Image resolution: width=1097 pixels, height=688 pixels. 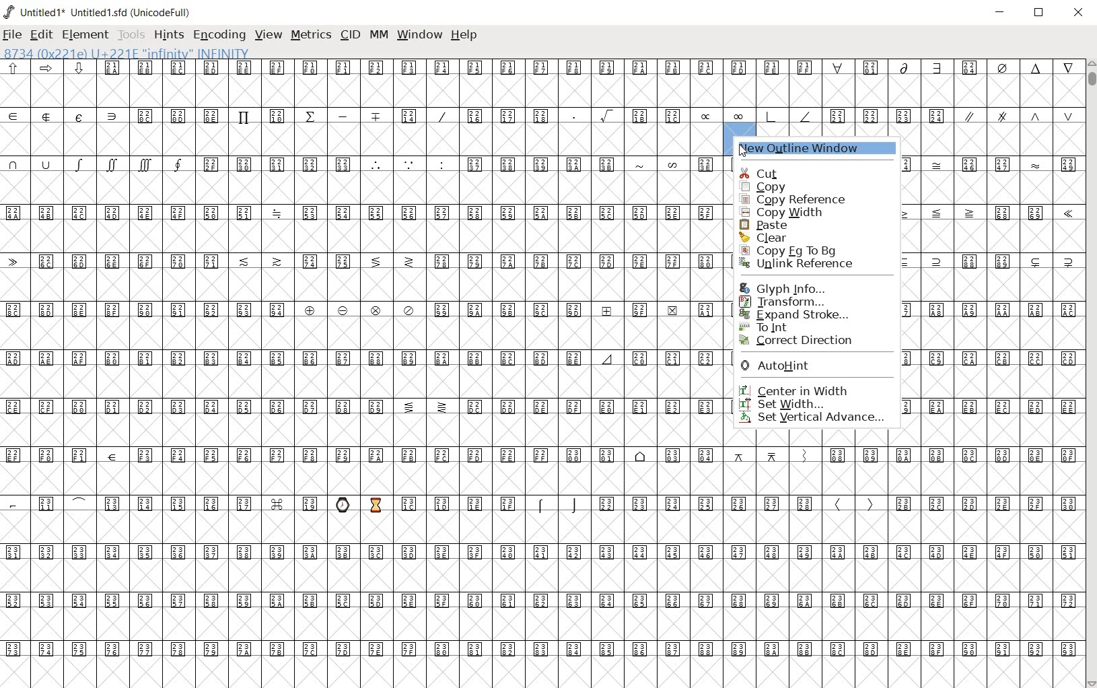 I want to click on Unicode code points, so click(x=364, y=359).